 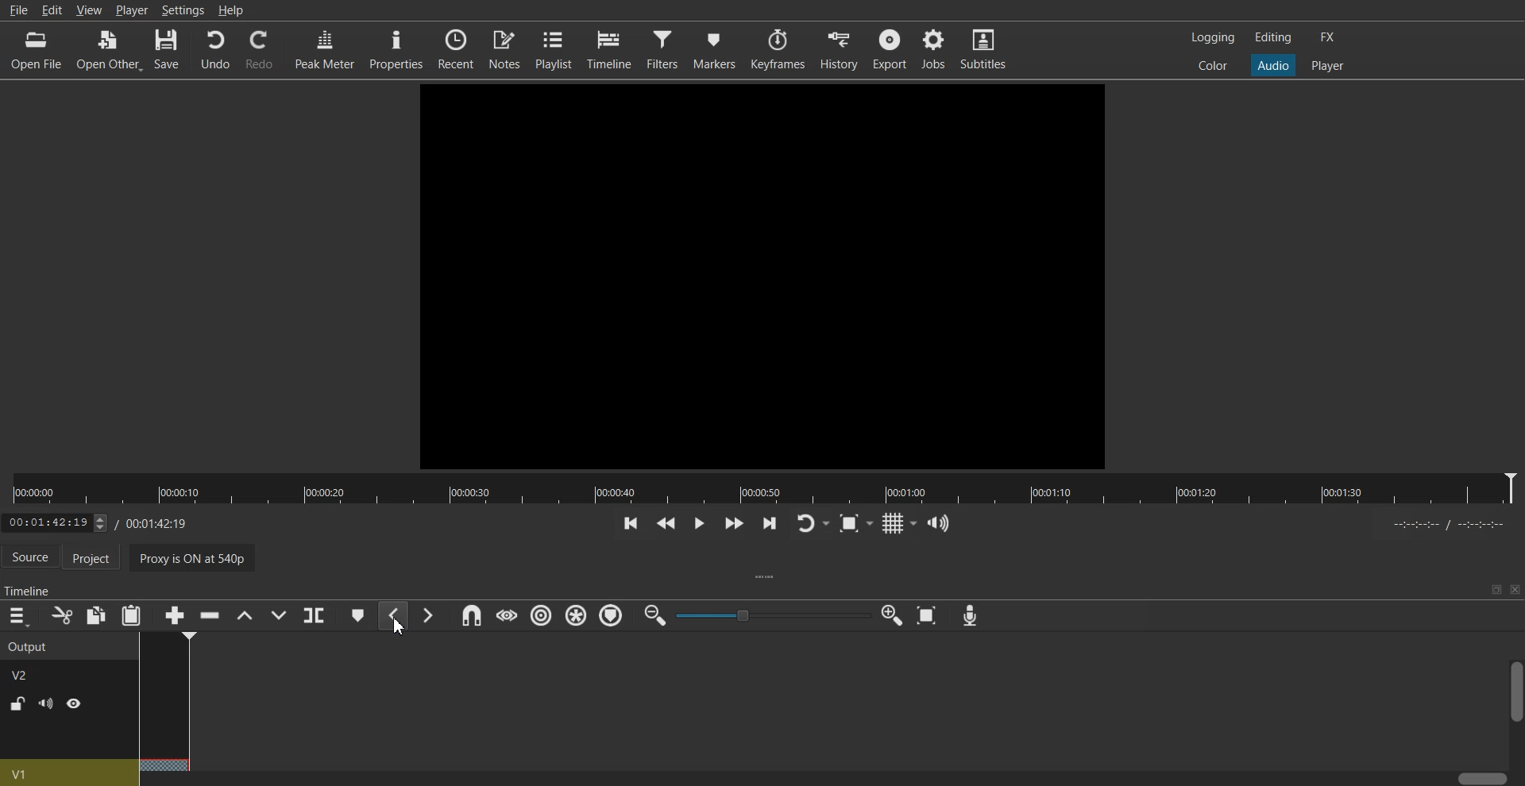 What do you see at coordinates (17, 11) in the screenshot?
I see `File` at bounding box center [17, 11].